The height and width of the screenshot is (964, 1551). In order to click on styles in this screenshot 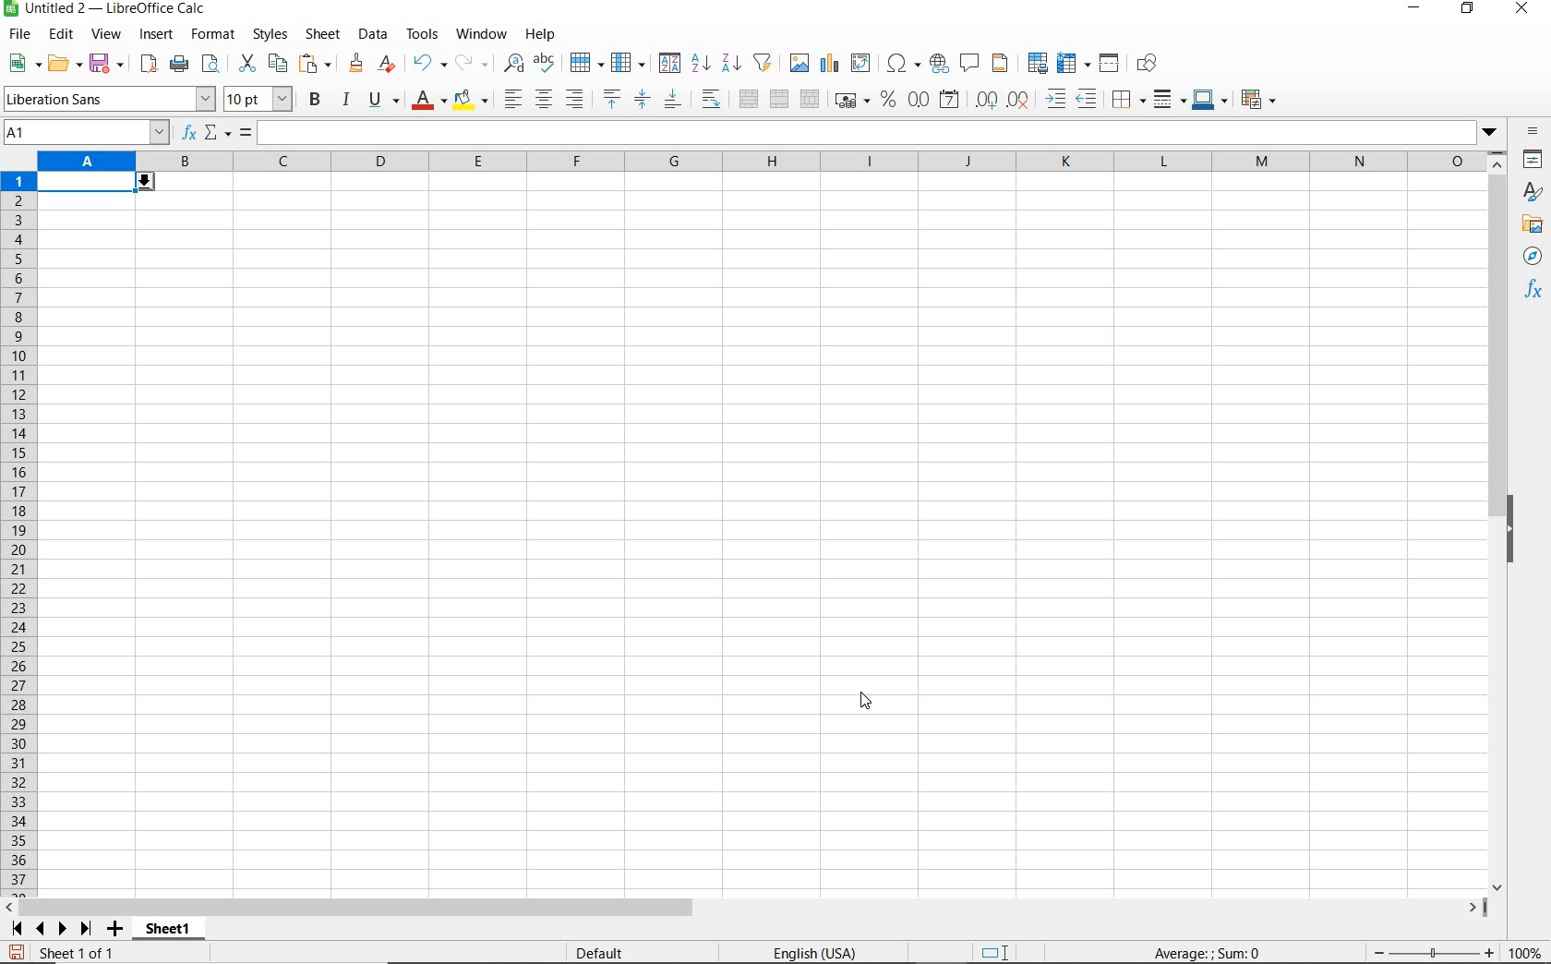, I will do `click(269, 35)`.